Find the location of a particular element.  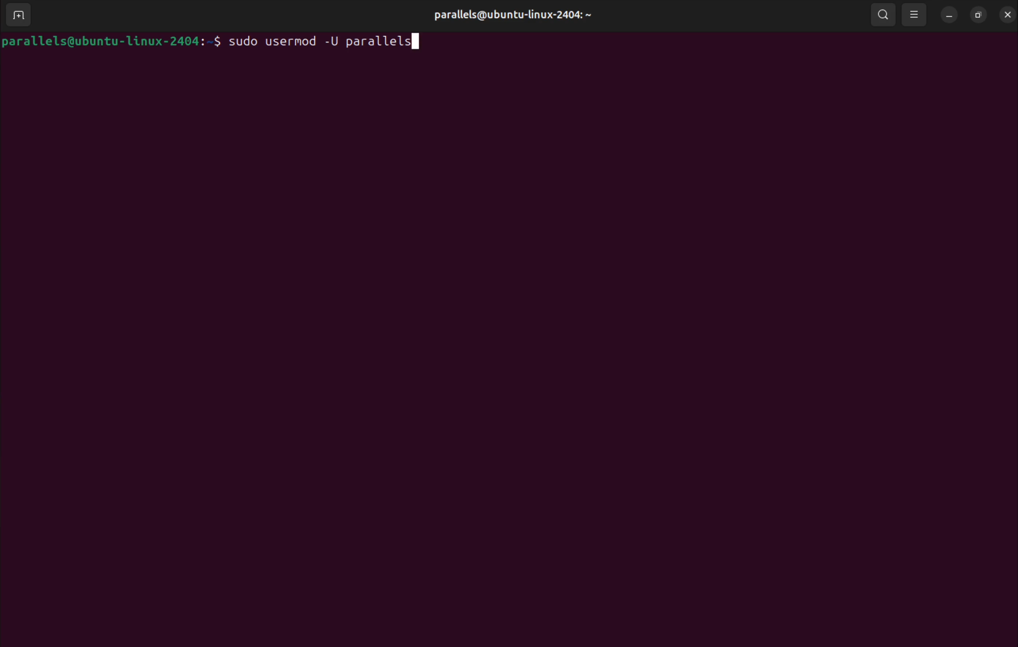

search  is located at coordinates (883, 14).